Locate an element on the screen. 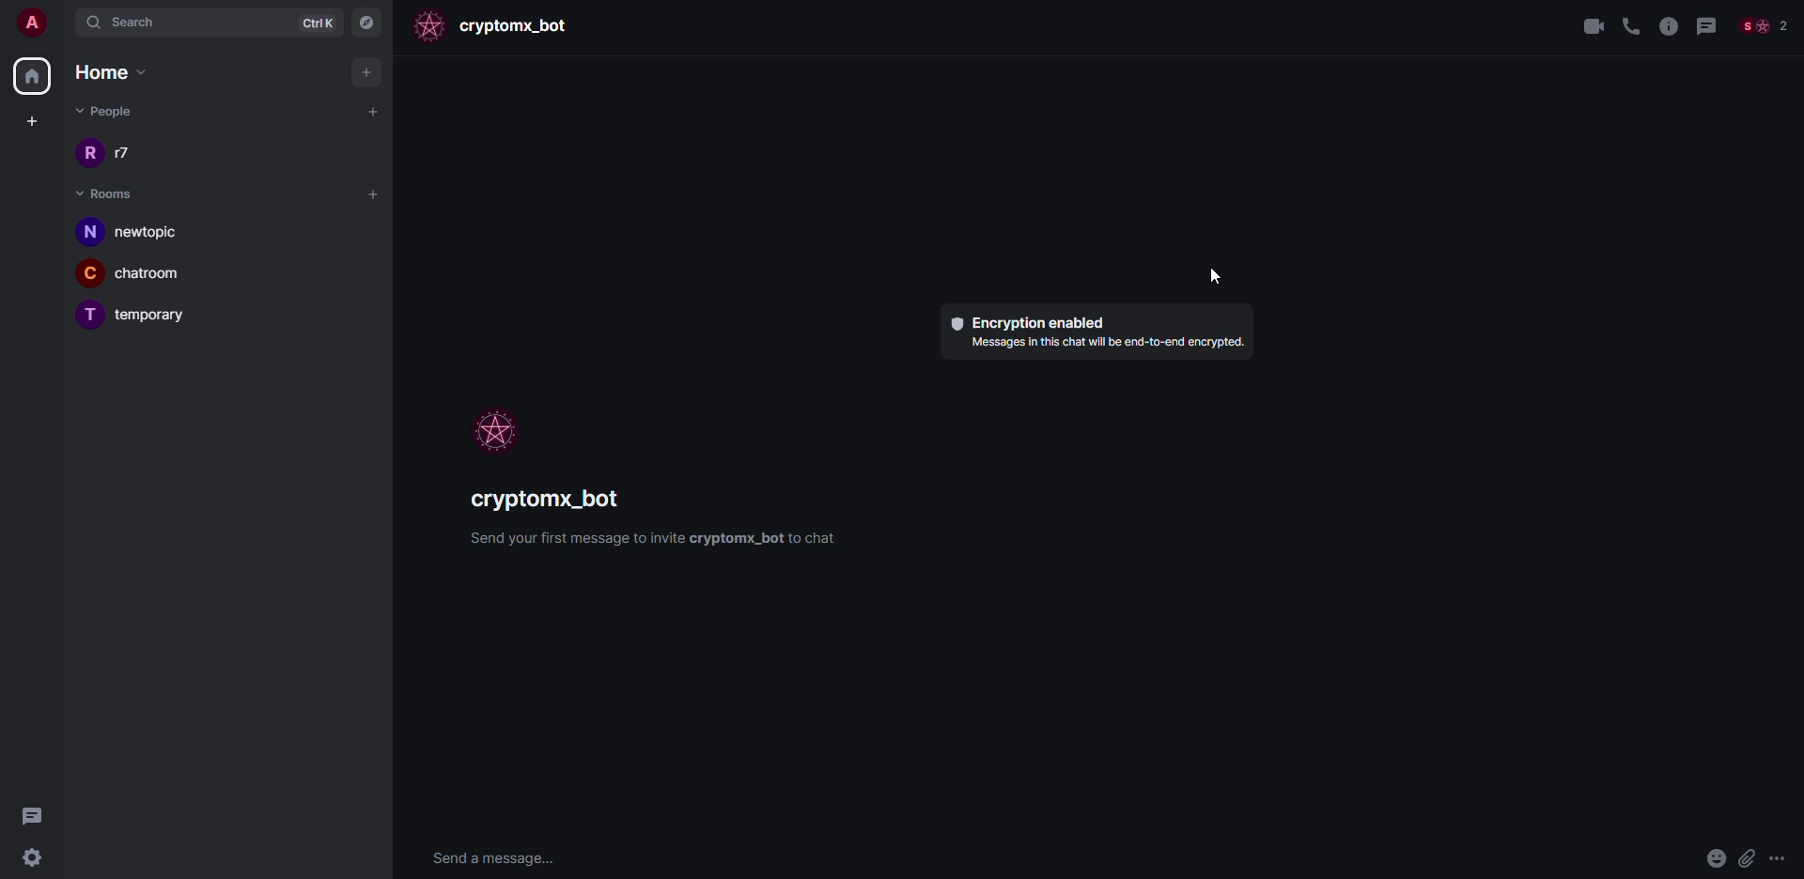  home is located at coordinates (32, 77).